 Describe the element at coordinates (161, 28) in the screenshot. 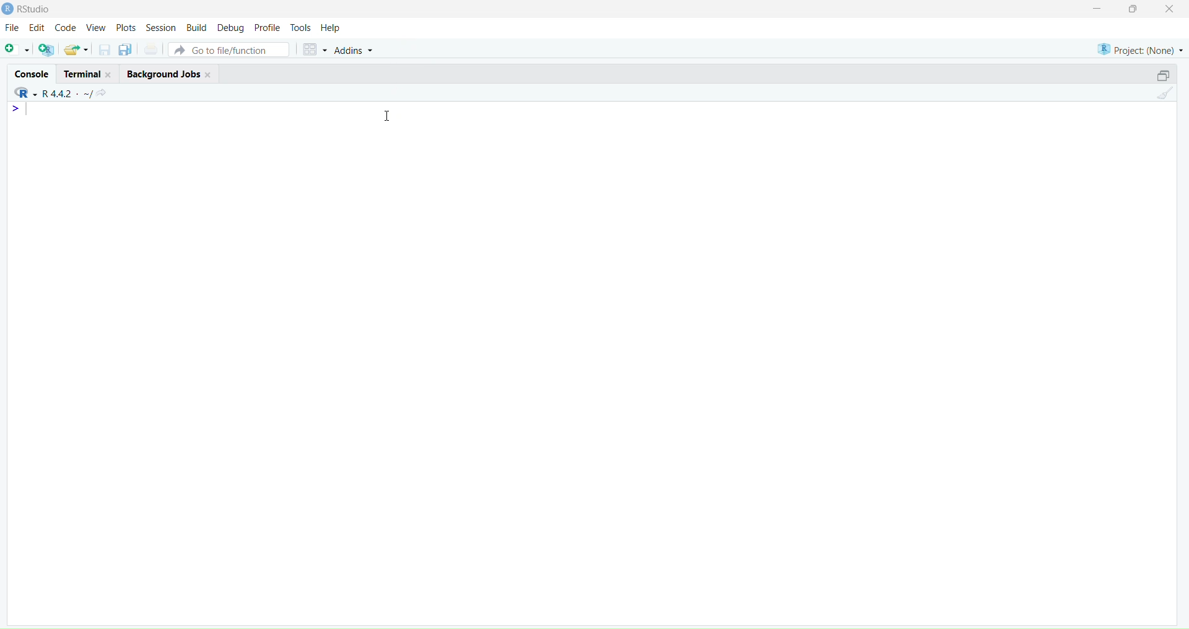

I see `session` at that location.